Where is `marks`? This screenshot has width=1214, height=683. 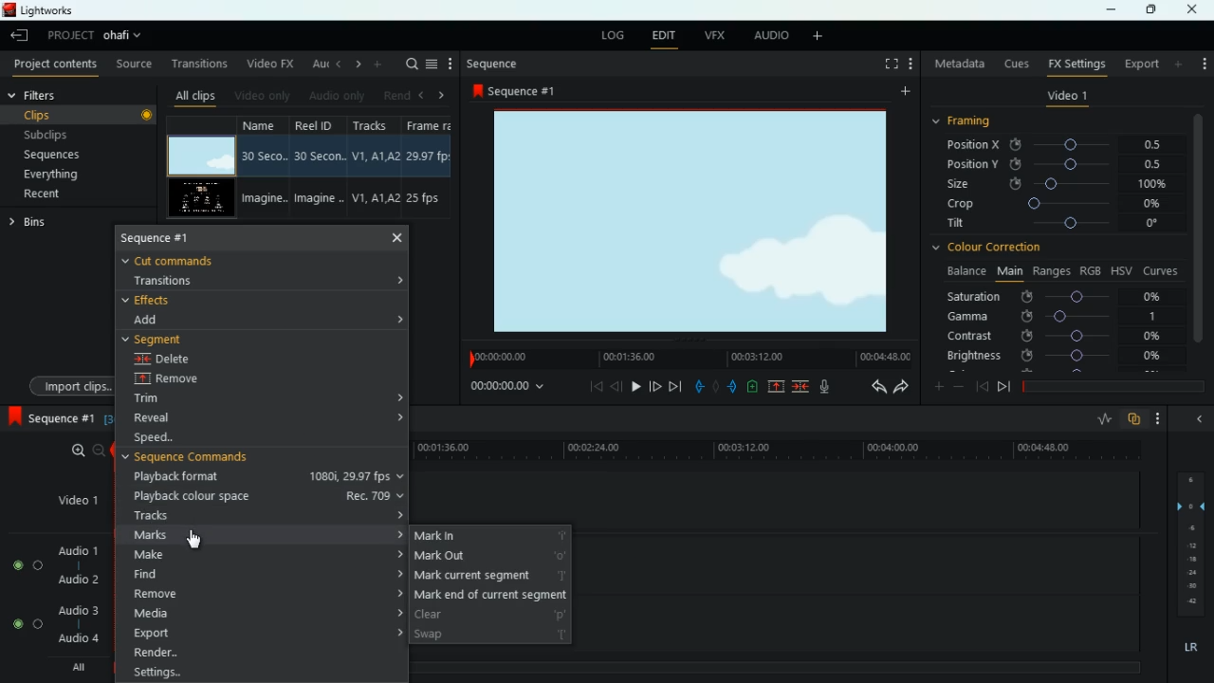
marks is located at coordinates (267, 534).